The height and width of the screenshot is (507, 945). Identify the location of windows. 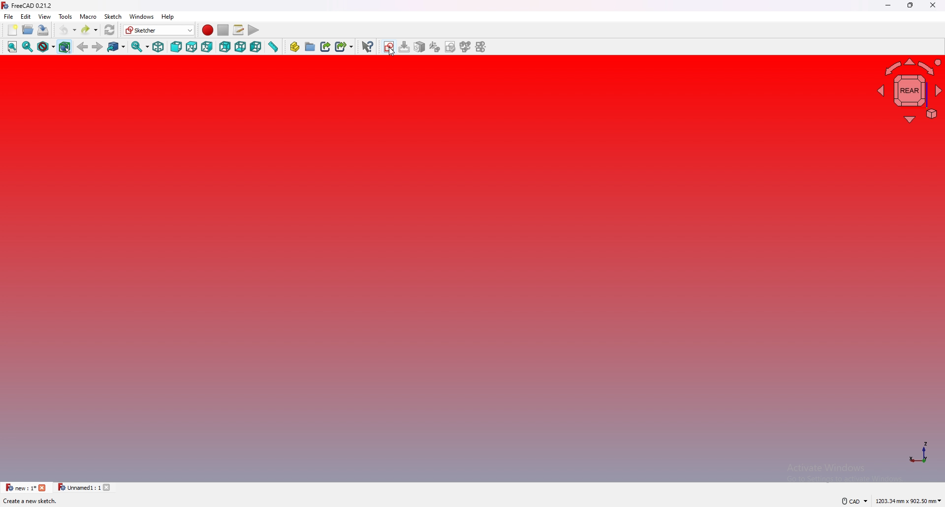
(141, 16).